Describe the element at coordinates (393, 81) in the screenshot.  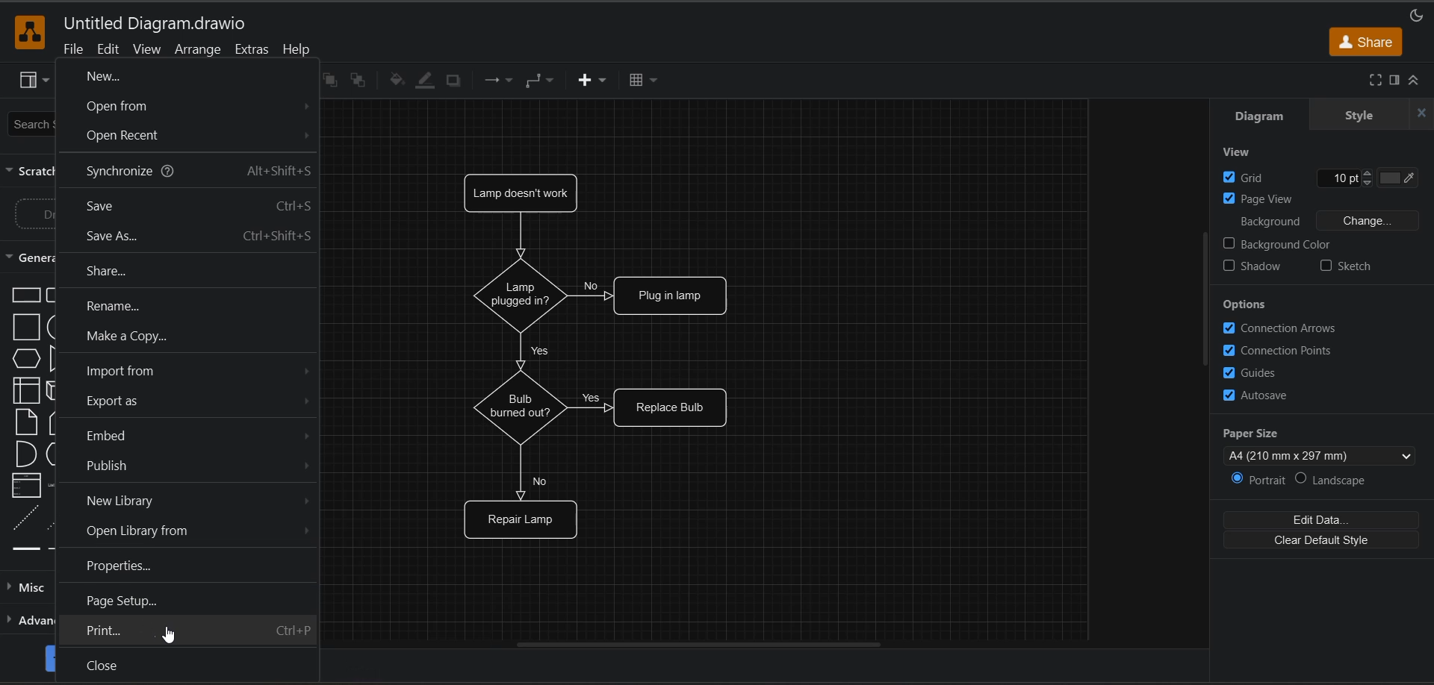
I see `fill color` at that location.